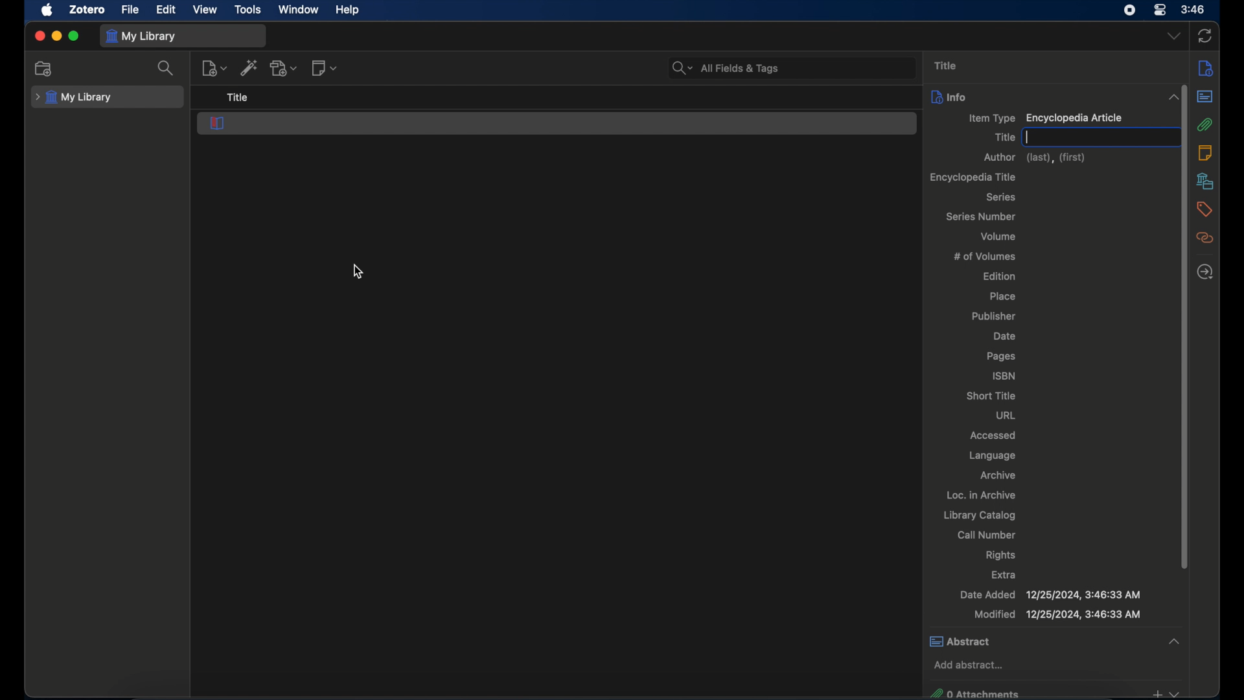 The image size is (1244, 700). What do you see at coordinates (205, 10) in the screenshot?
I see `view` at bounding box center [205, 10].